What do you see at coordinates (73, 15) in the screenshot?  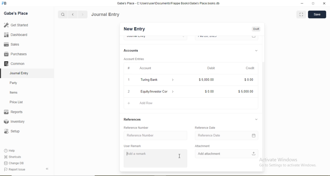 I see `Backward` at bounding box center [73, 15].